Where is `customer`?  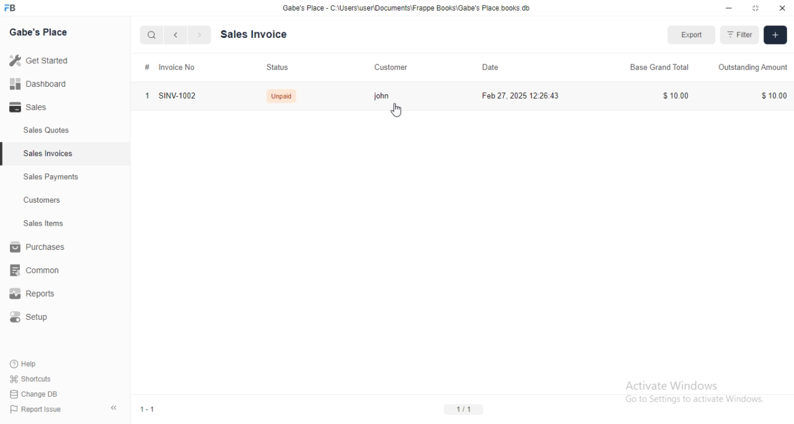
customer is located at coordinates (391, 67).